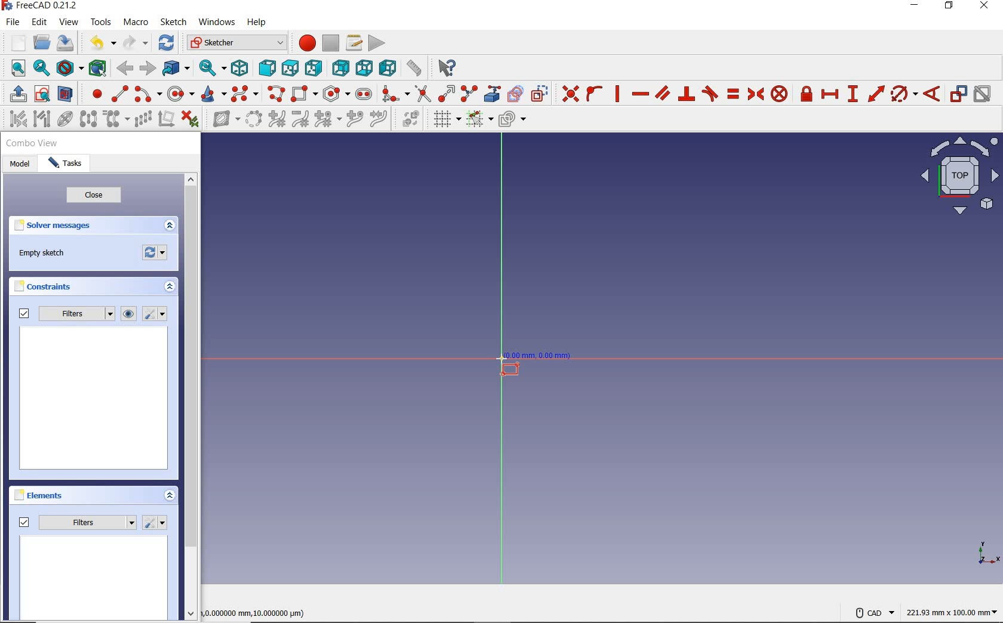 The image size is (1003, 623). I want to click on 221.93mmx100.00mm, so click(952, 612).